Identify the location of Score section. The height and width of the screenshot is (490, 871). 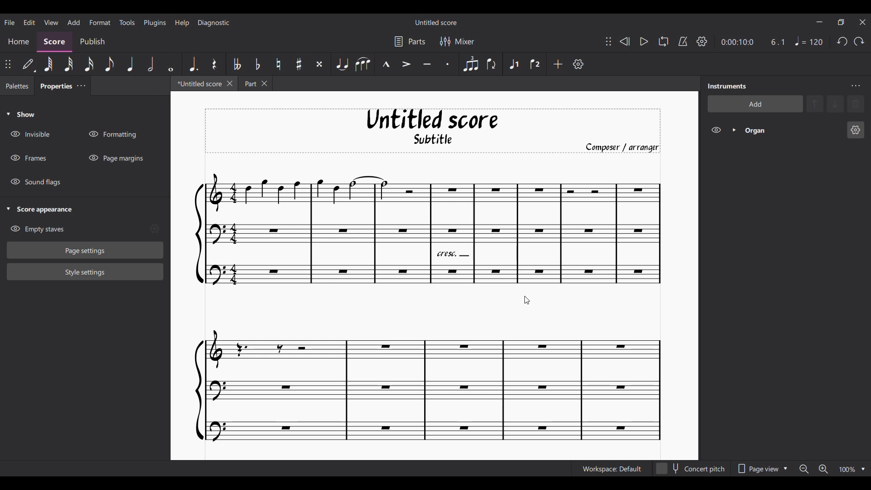
(54, 42).